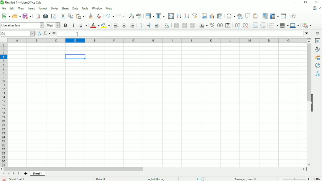 The width and height of the screenshot is (322, 181). I want to click on Format as percent, so click(213, 25).